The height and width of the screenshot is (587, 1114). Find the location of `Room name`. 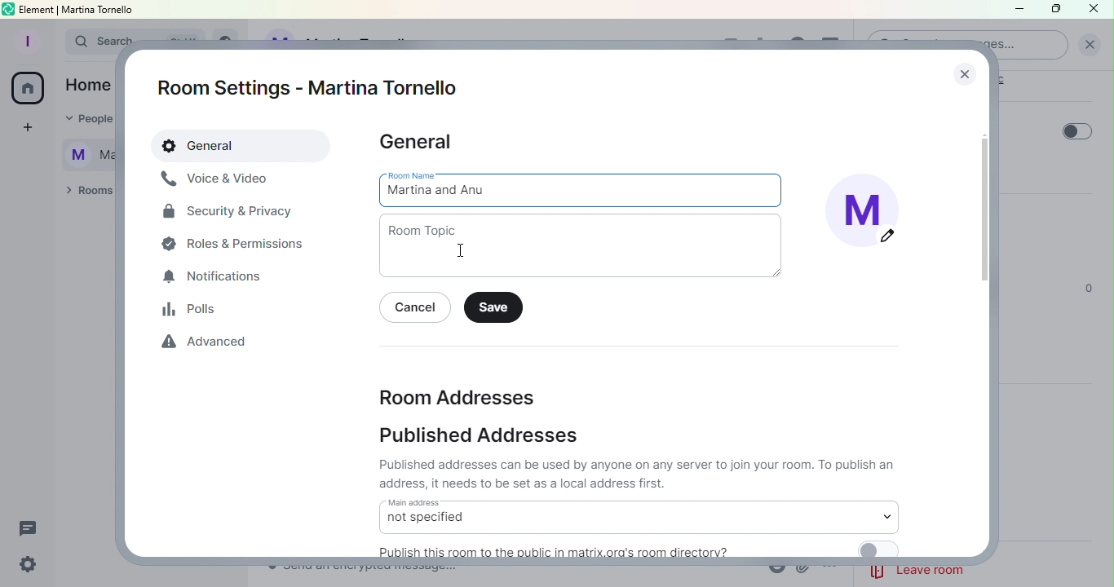

Room name is located at coordinates (583, 189).